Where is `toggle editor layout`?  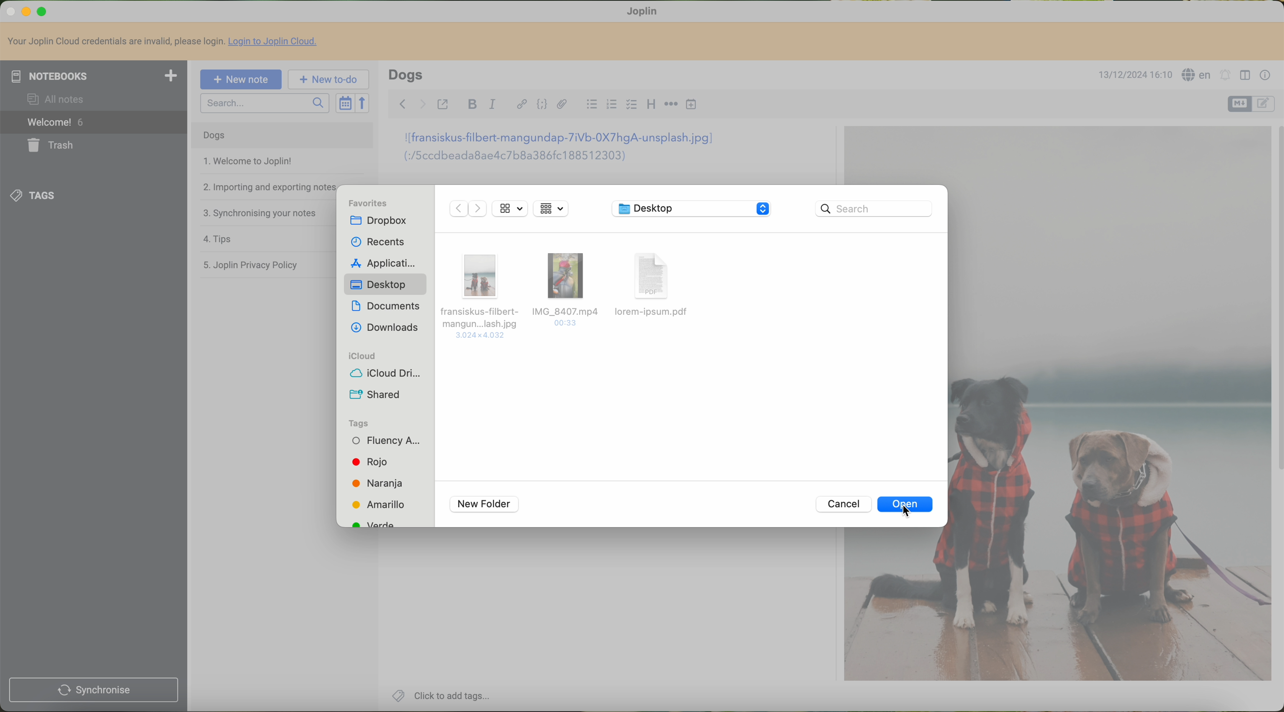
toggle editor layout is located at coordinates (1245, 75).